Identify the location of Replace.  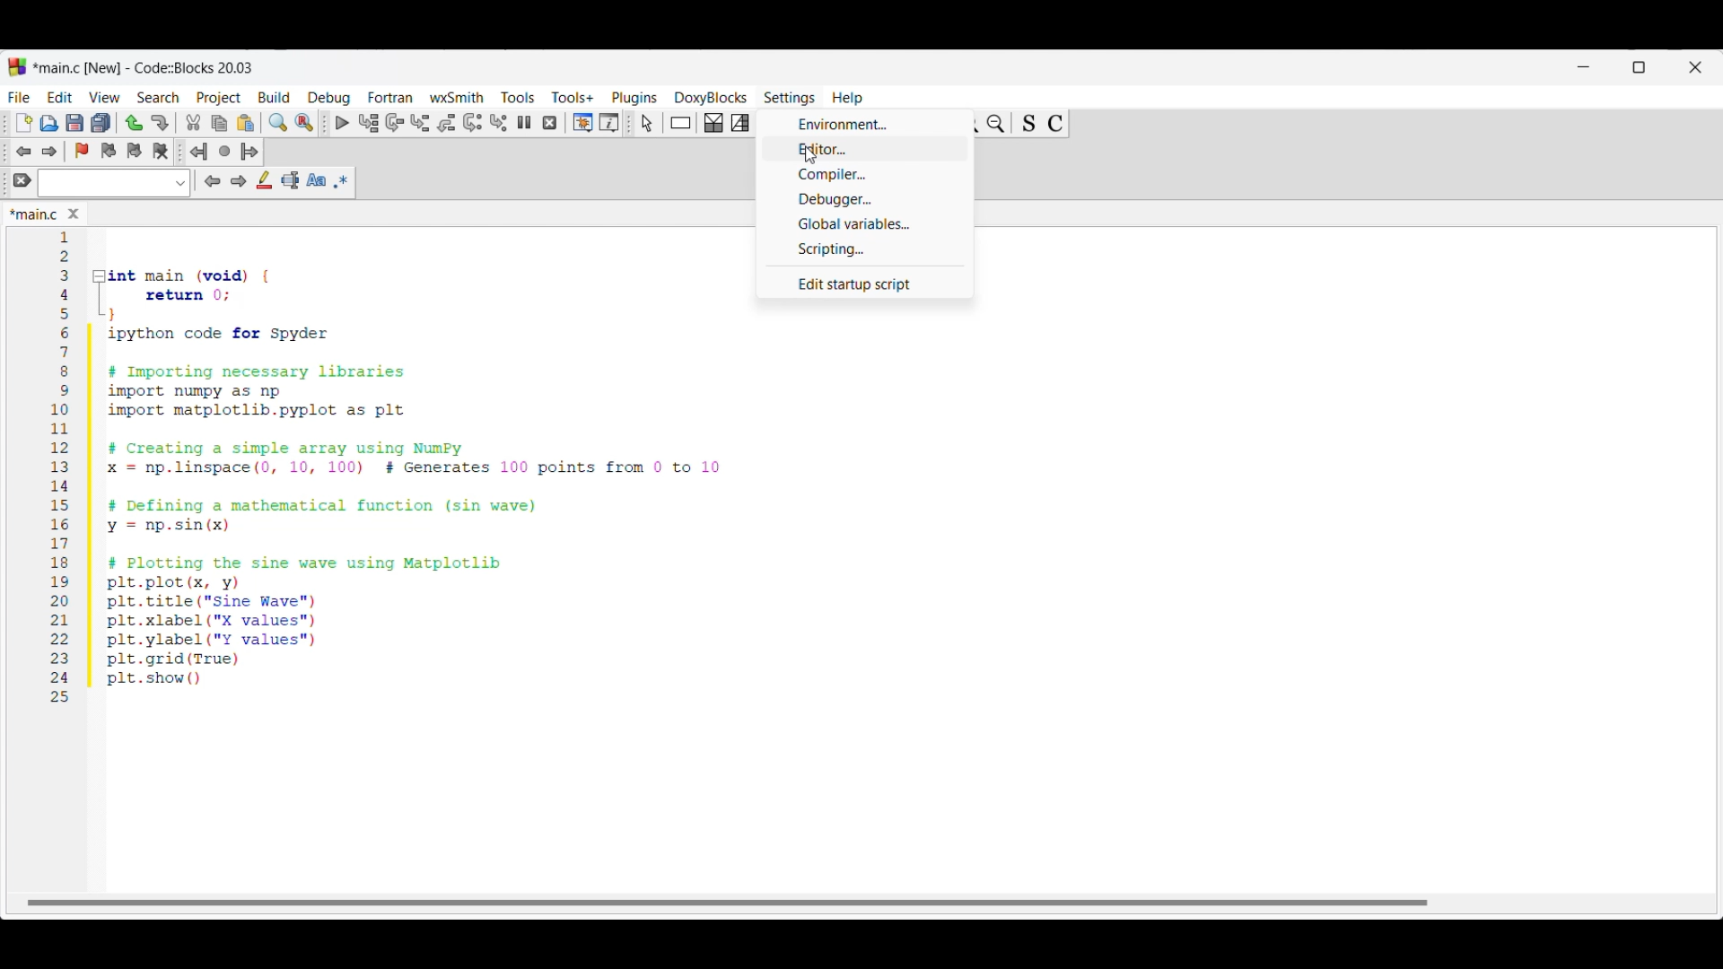
(304, 123).